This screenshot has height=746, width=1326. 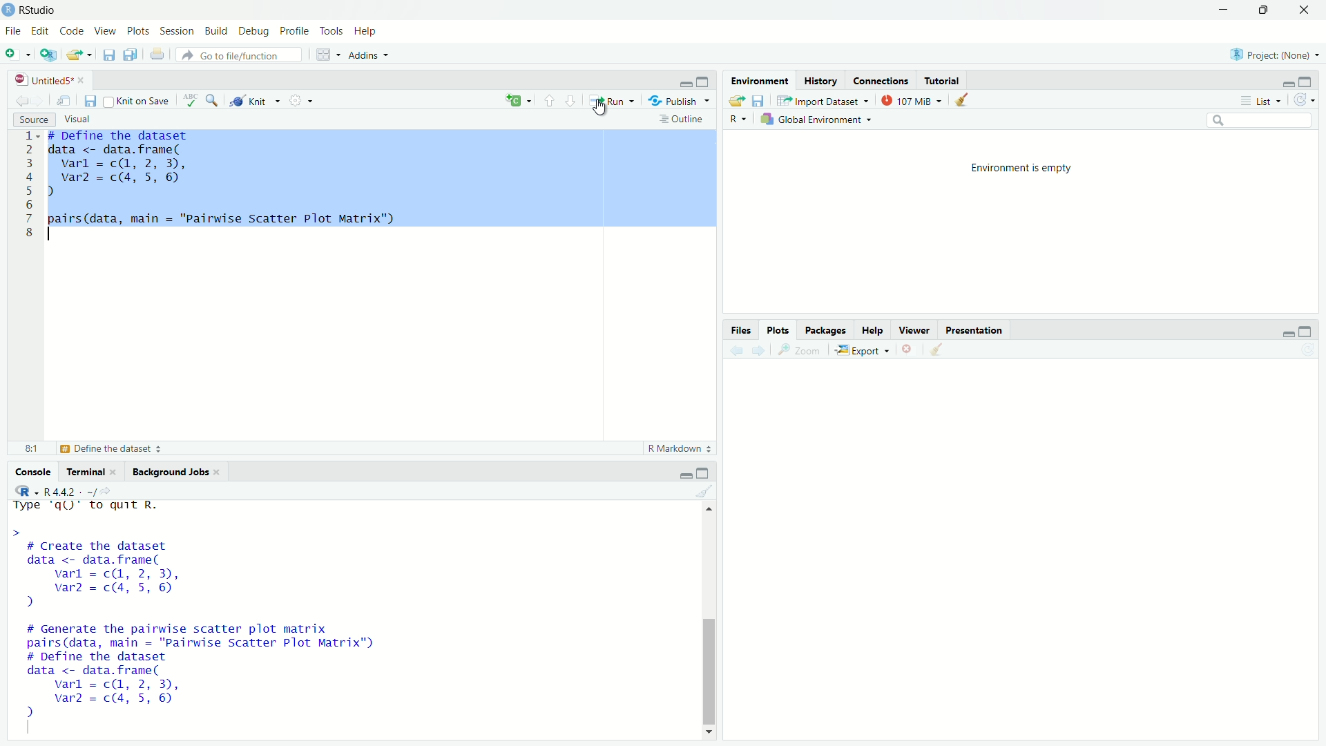 I want to click on Minimize, so click(x=1289, y=84).